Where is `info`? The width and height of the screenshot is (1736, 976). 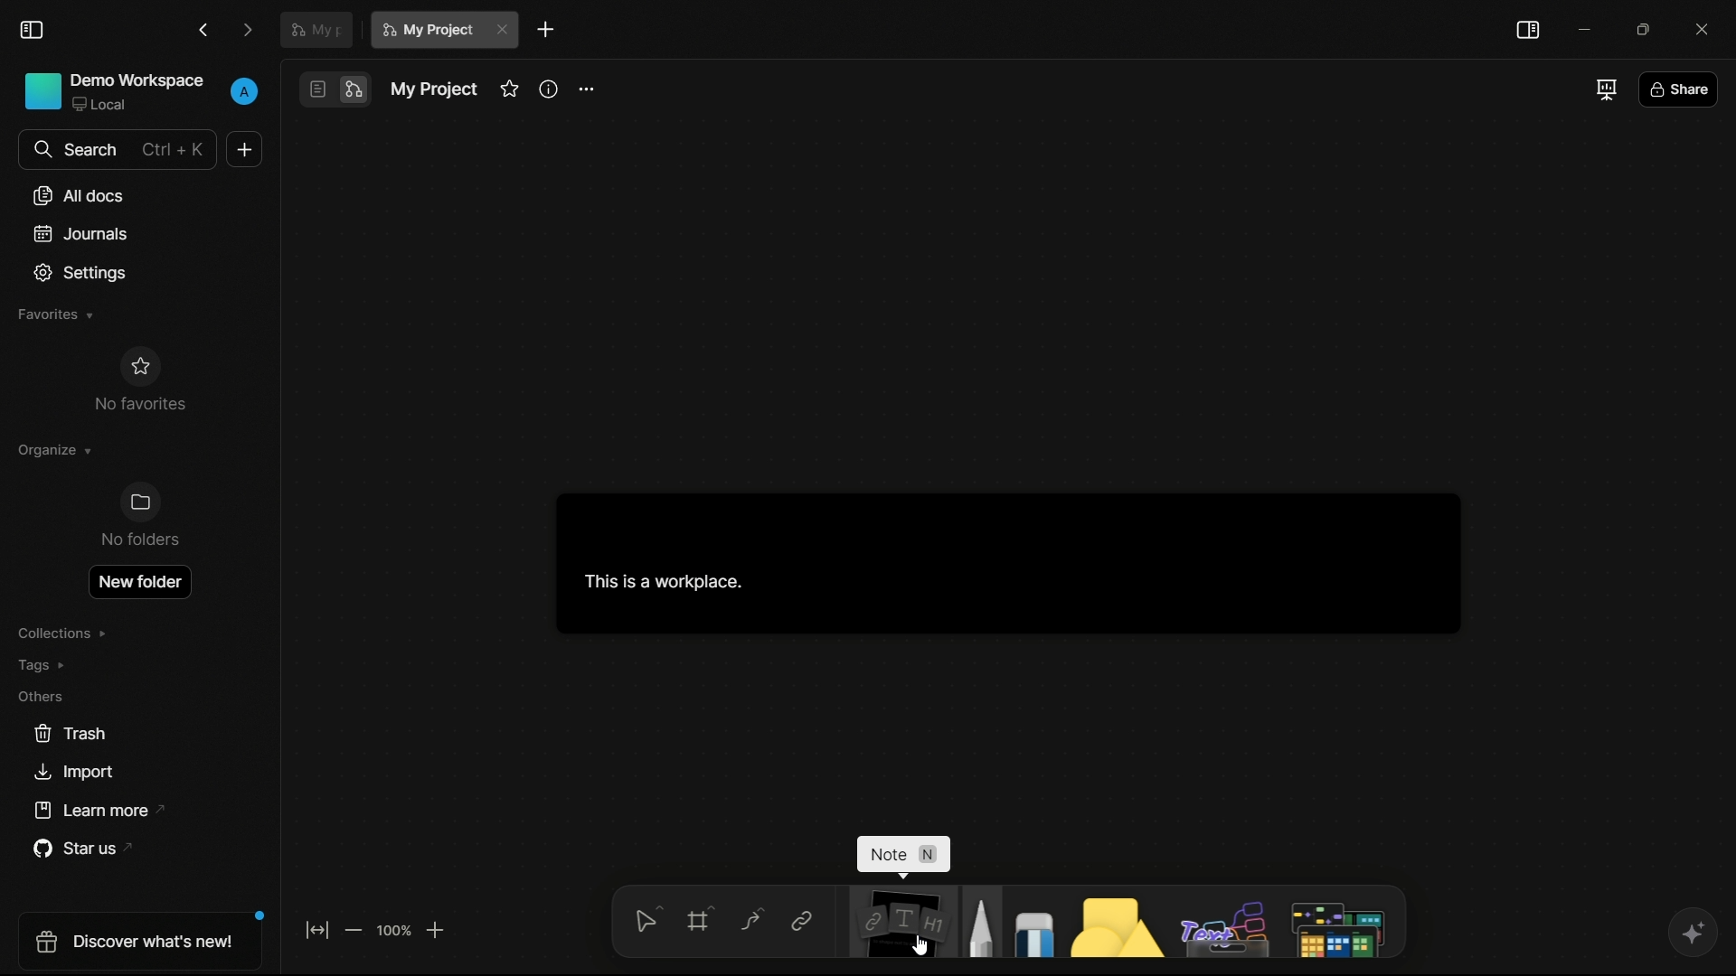 info is located at coordinates (550, 89).